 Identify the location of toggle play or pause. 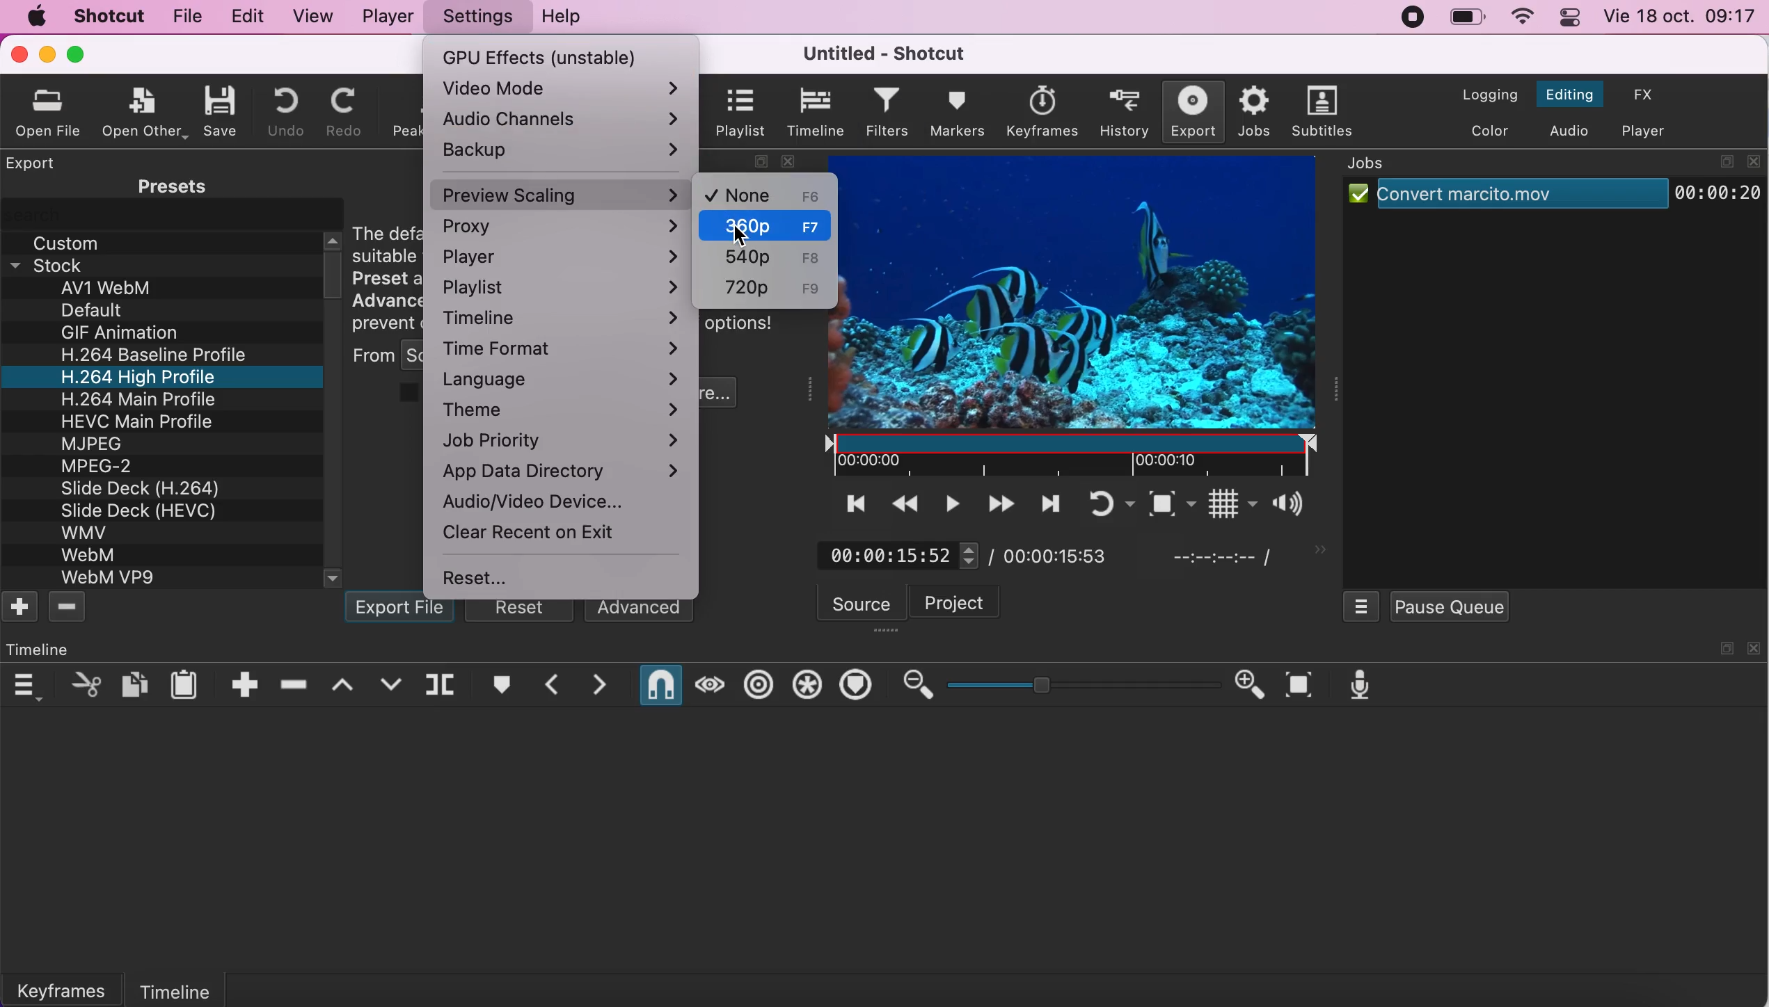
(951, 504).